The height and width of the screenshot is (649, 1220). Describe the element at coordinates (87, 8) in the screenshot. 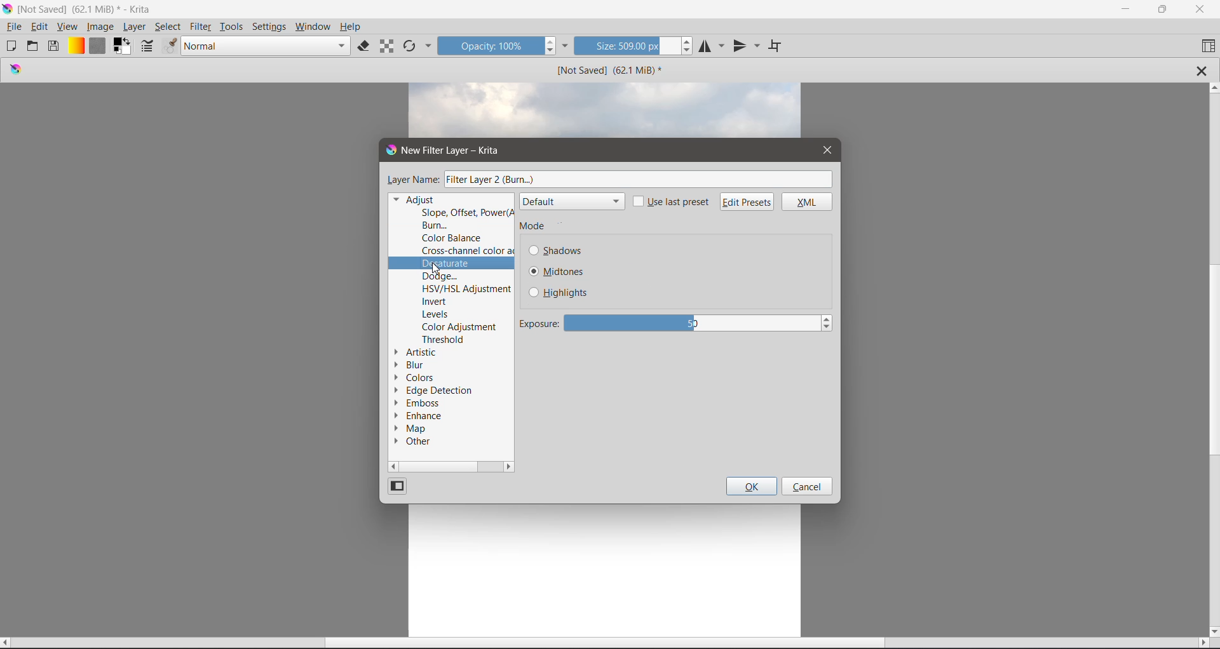

I see `Application Name` at that location.